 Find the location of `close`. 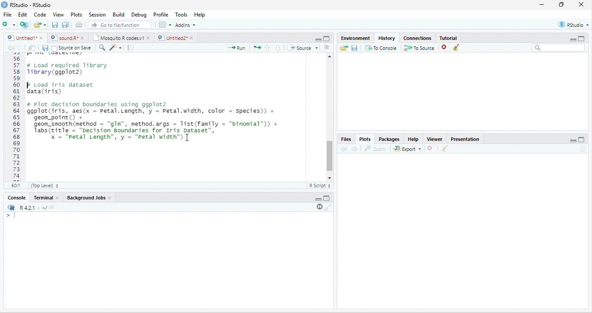

close is located at coordinates (58, 198).